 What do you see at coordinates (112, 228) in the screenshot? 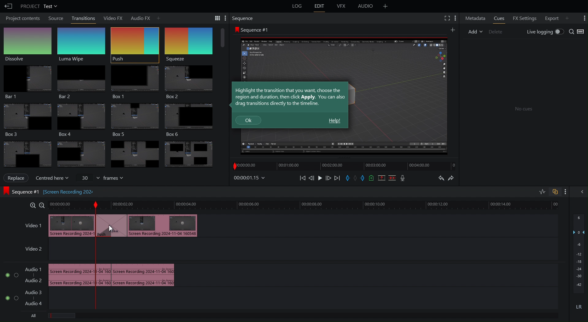
I see `Cursor` at bounding box center [112, 228].